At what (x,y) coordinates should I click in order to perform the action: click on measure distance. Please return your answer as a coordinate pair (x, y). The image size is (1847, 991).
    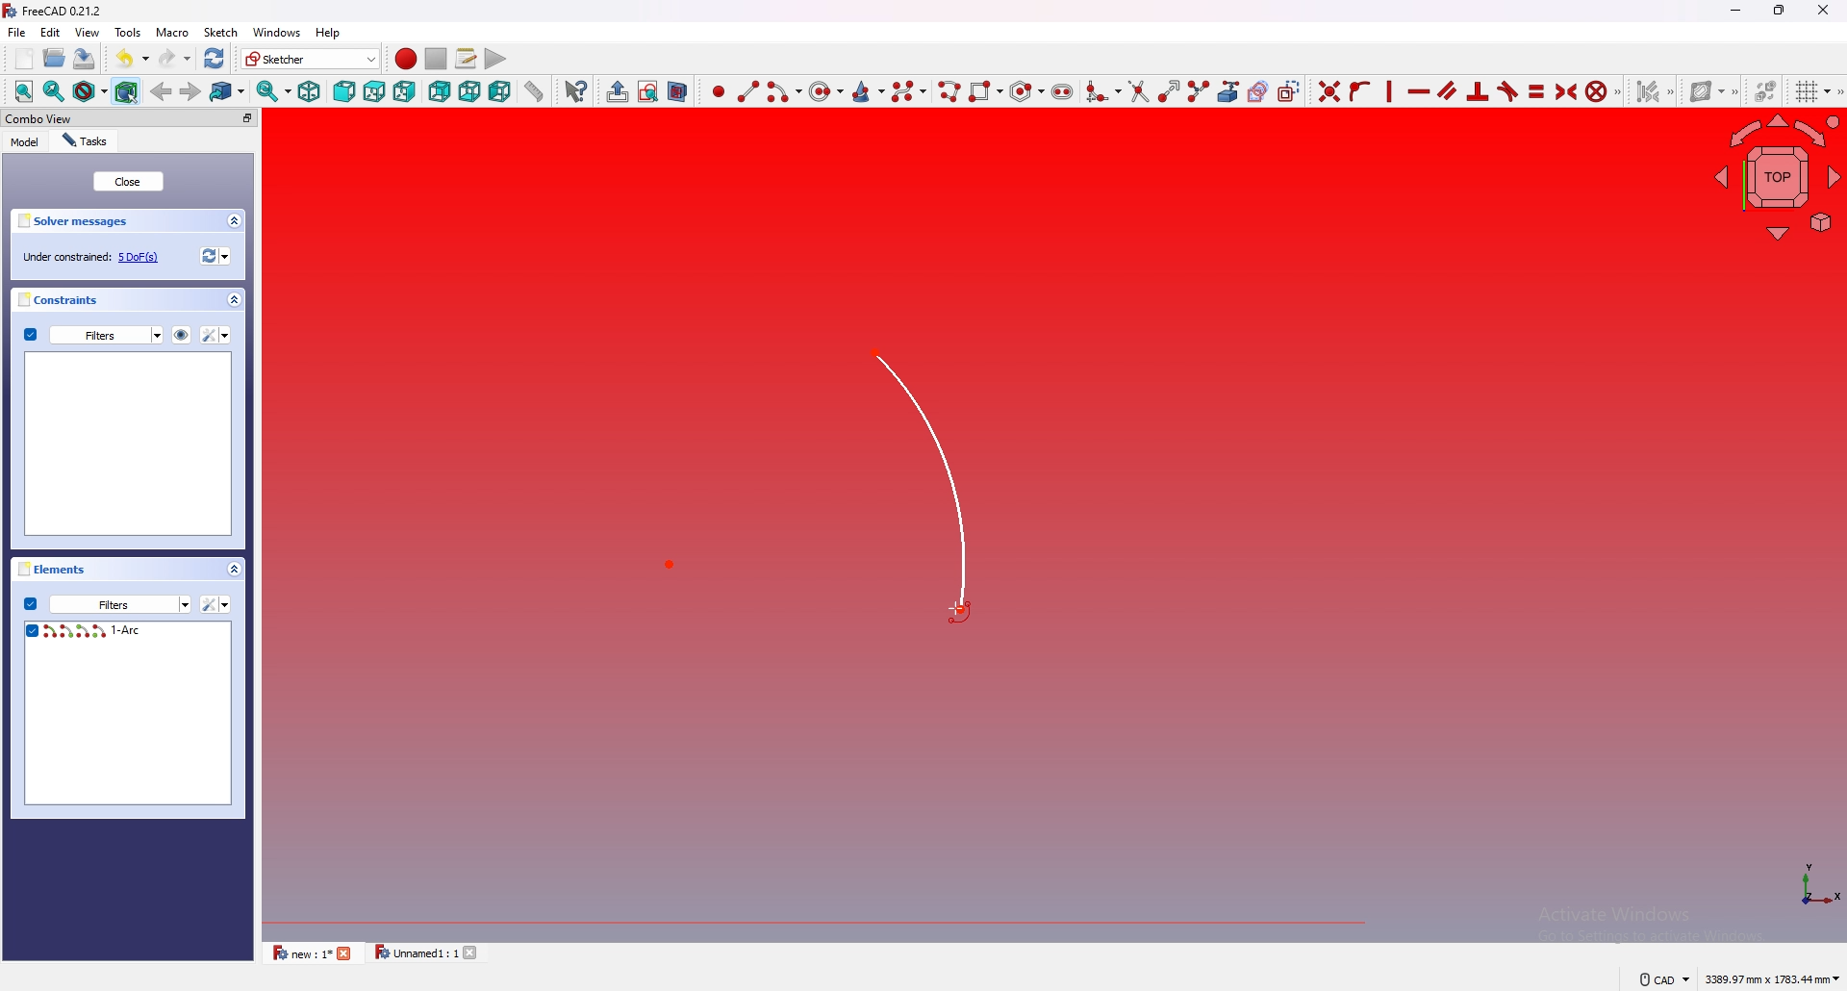
    Looking at the image, I should click on (535, 89).